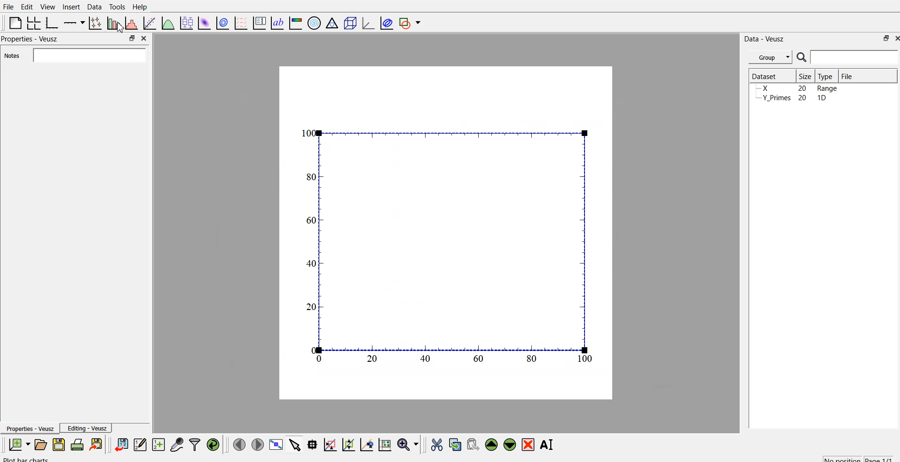  What do you see at coordinates (764, 75) in the screenshot?
I see `| Dataset` at bounding box center [764, 75].